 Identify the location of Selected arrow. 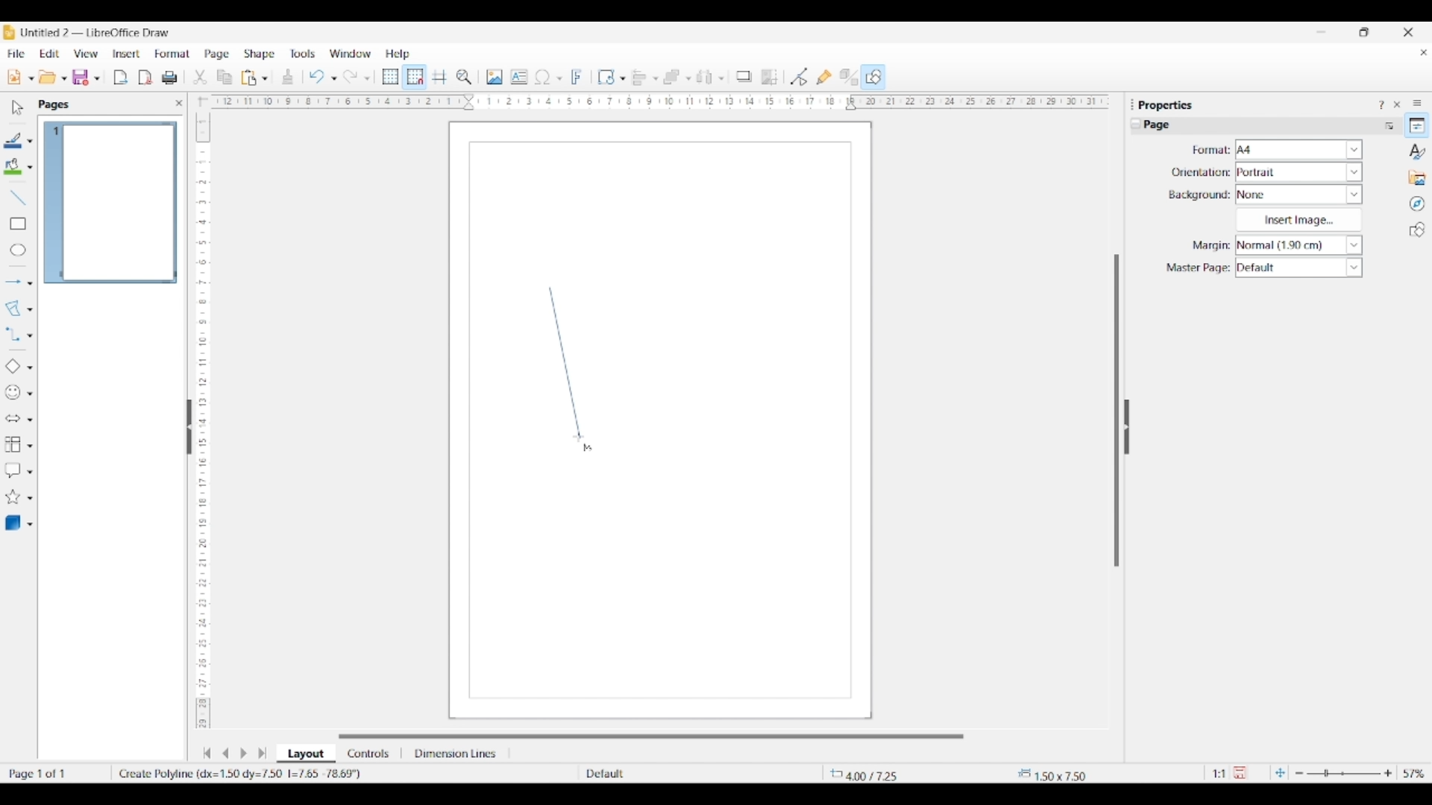
(13, 282).